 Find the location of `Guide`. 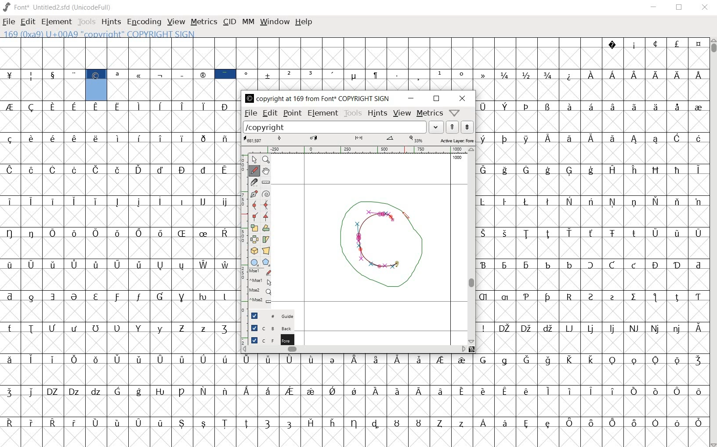

Guide is located at coordinates (268, 316).